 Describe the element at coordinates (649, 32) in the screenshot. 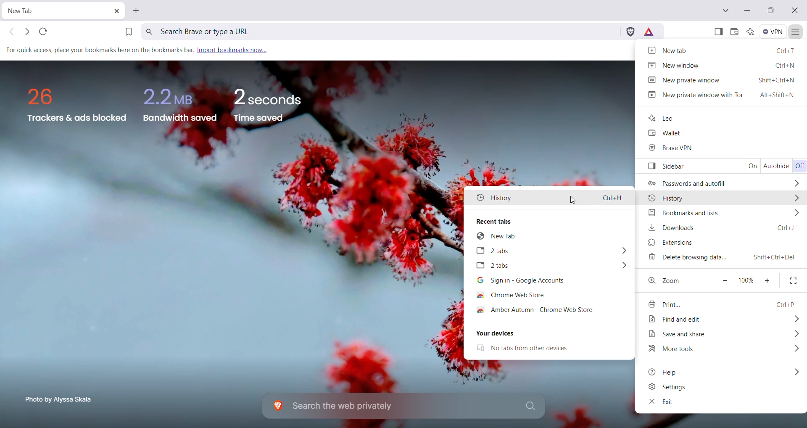

I see `Earn tokens for private Ads you see on Brave` at that location.